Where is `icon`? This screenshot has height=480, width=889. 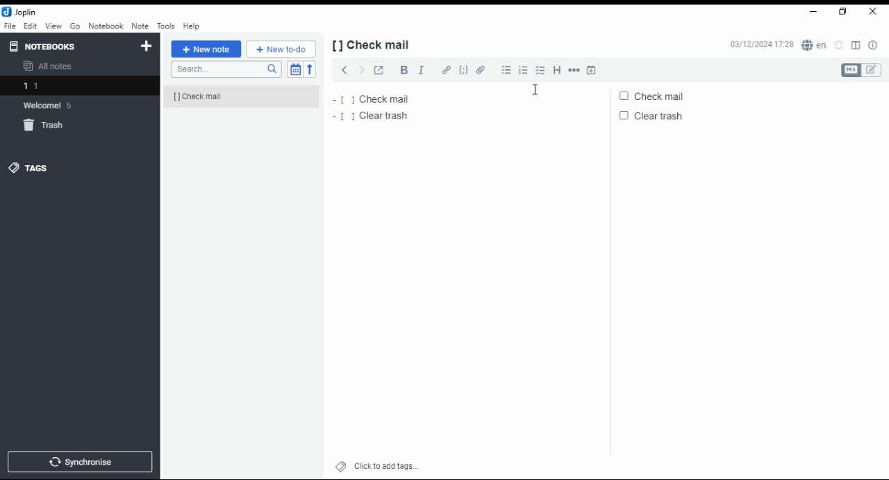 icon is located at coordinates (19, 11).